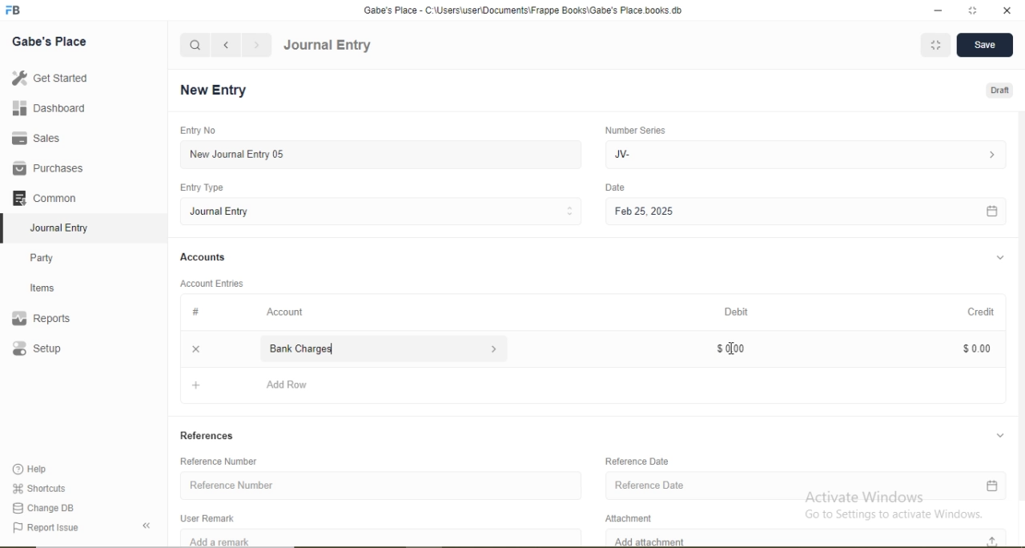 This screenshot has height=548, width=1025. What do you see at coordinates (971, 10) in the screenshot?
I see `resize` at bounding box center [971, 10].